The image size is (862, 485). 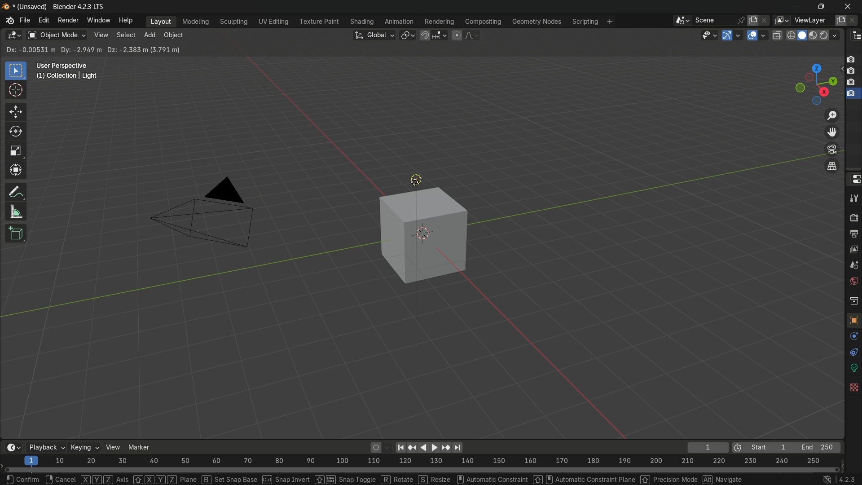 What do you see at coordinates (852, 369) in the screenshot?
I see `physics` at bounding box center [852, 369].